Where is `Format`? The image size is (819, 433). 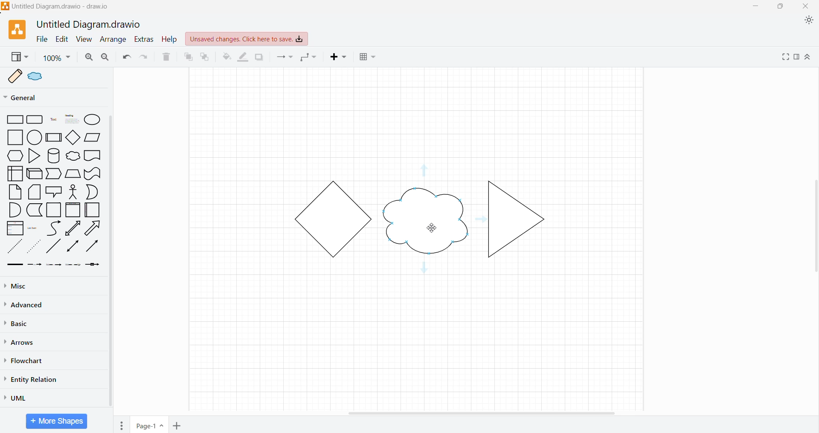
Format is located at coordinates (796, 58).